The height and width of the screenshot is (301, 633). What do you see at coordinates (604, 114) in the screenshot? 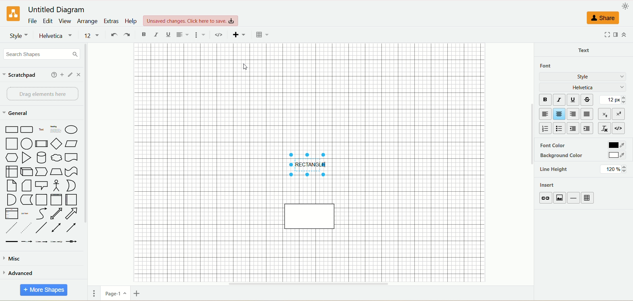
I see `subscript` at bounding box center [604, 114].